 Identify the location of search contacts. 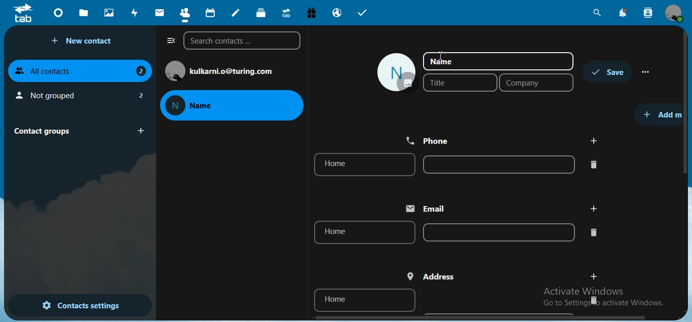
(241, 42).